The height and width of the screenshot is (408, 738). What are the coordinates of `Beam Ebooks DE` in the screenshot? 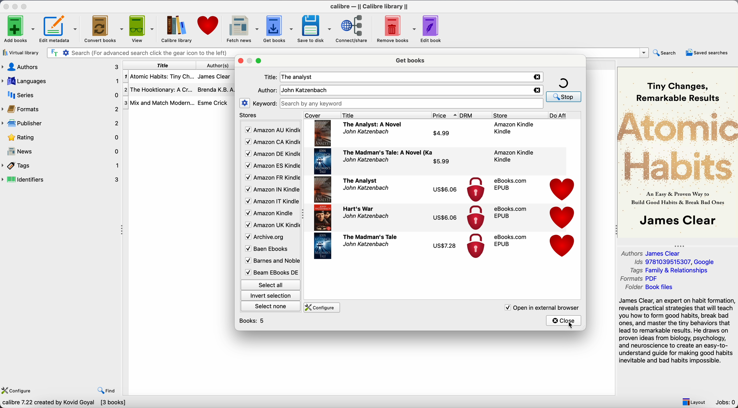 It's located at (271, 272).